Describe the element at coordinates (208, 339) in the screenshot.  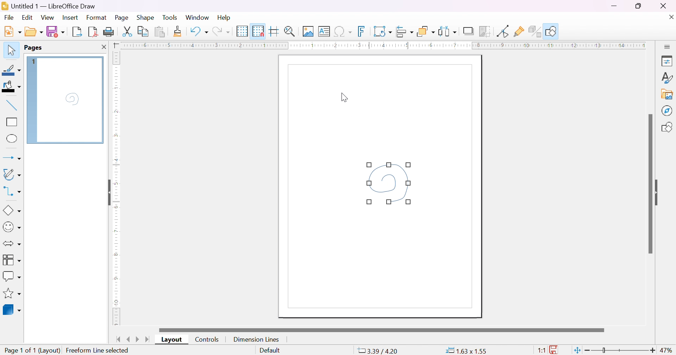
I see `controls` at that location.